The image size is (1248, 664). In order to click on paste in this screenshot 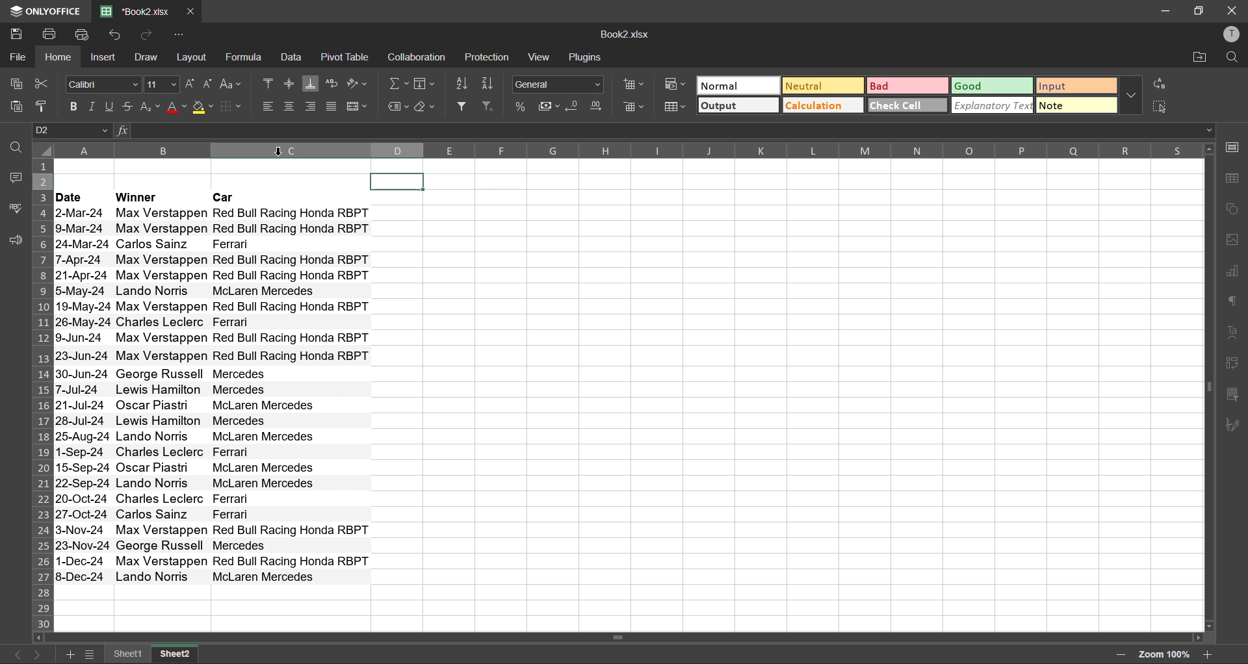, I will do `click(19, 107)`.